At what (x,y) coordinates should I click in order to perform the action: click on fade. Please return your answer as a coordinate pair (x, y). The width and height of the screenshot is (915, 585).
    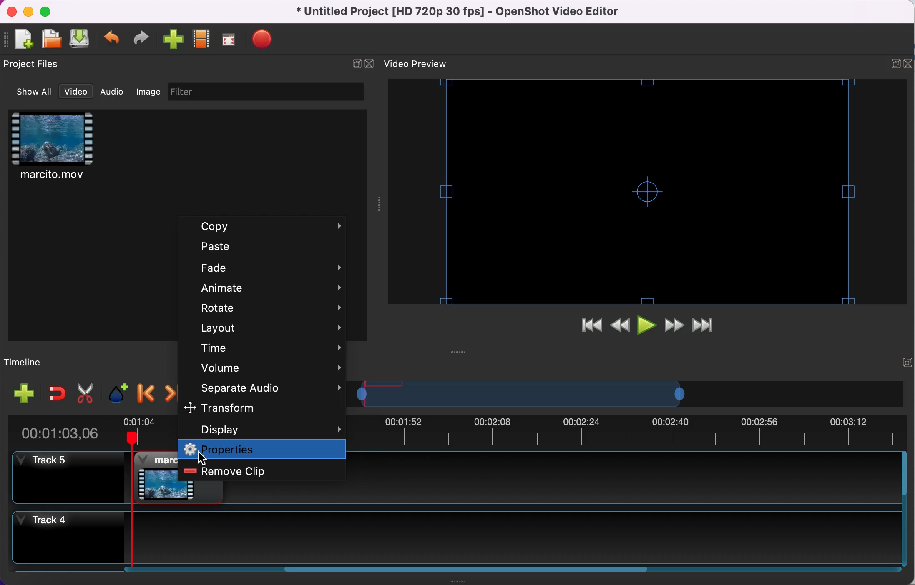
    Looking at the image, I should click on (261, 269).